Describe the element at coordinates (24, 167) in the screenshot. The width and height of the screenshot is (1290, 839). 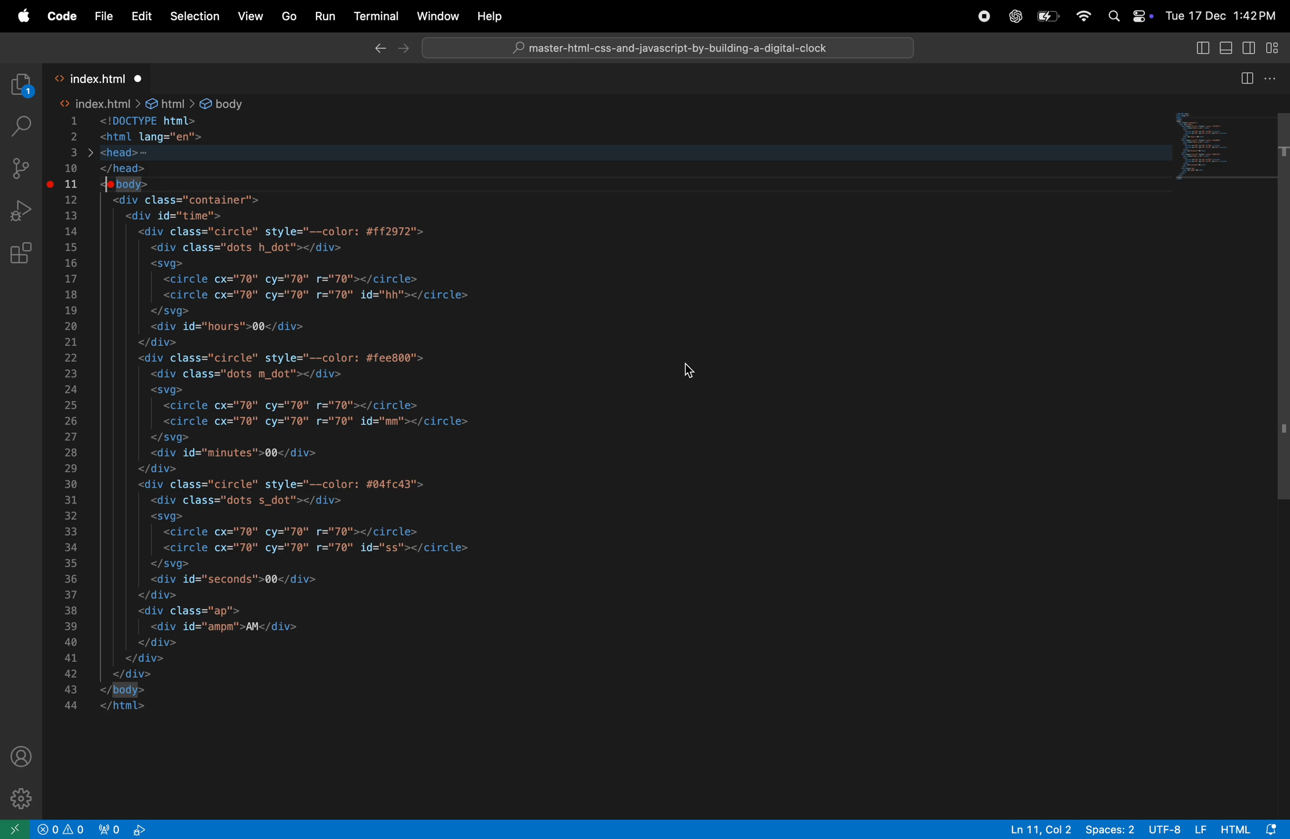
I see `source control` at that location.